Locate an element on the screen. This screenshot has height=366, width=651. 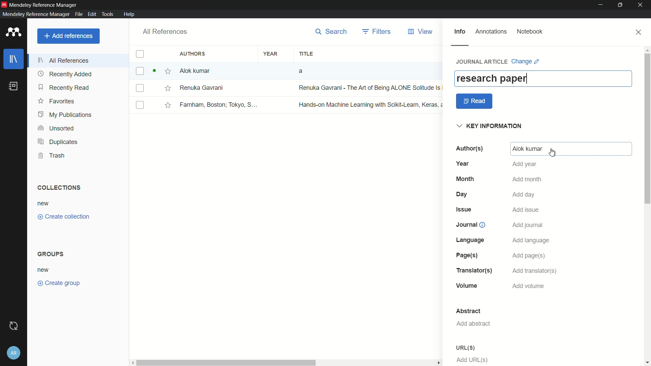
my publications is located at coordinates (65, 115).